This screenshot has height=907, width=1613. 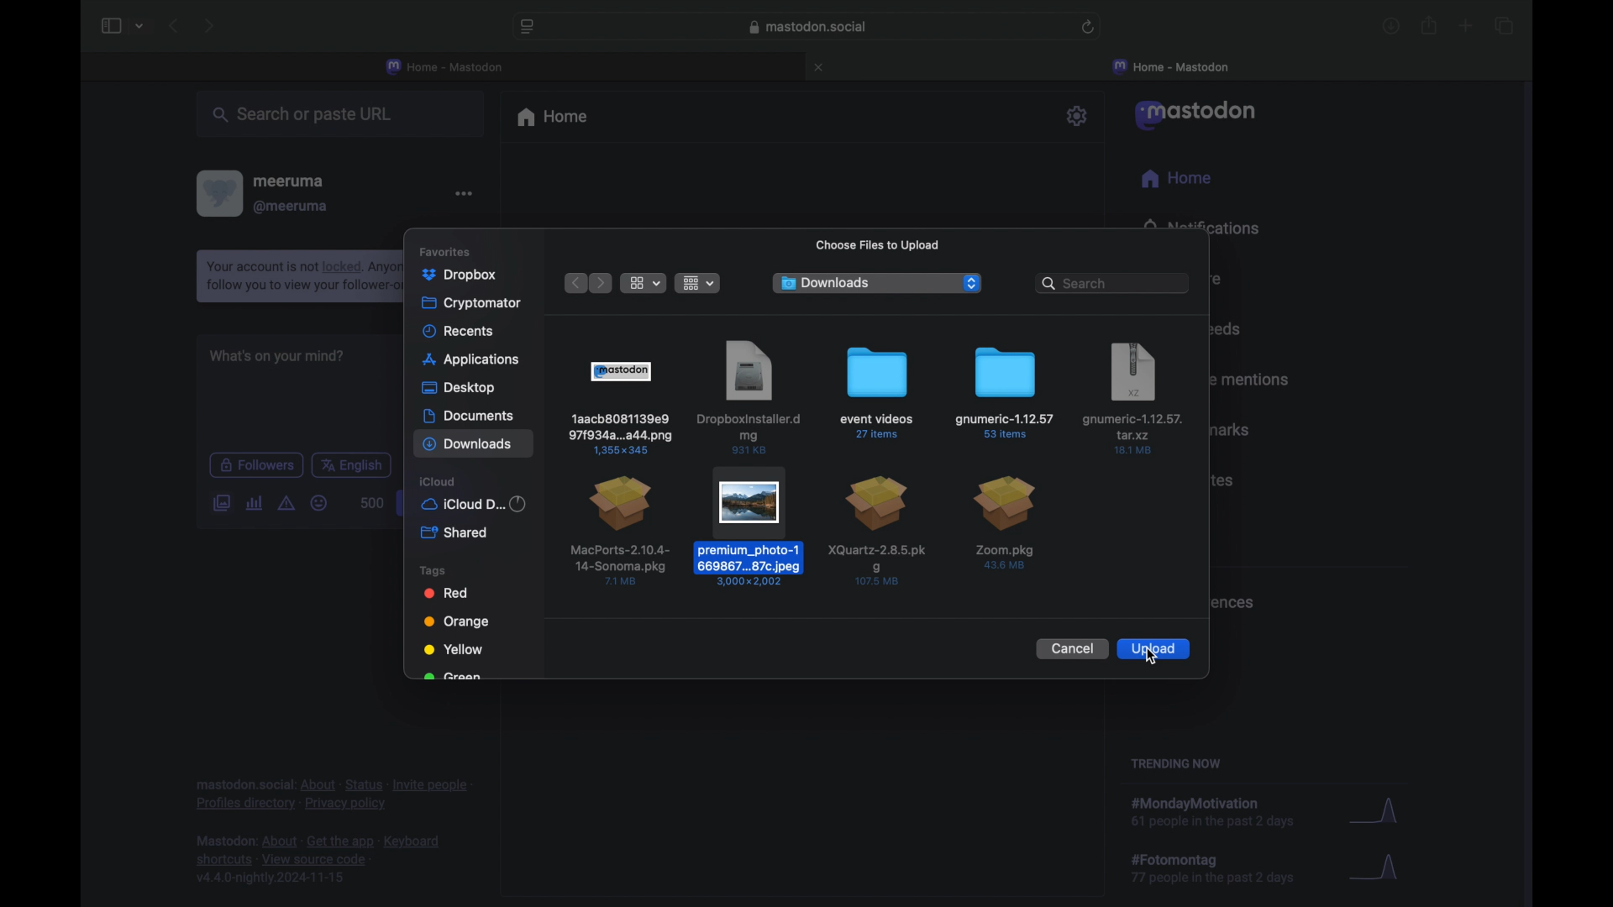 I want to click on yellow, so click(x=449, y=650).